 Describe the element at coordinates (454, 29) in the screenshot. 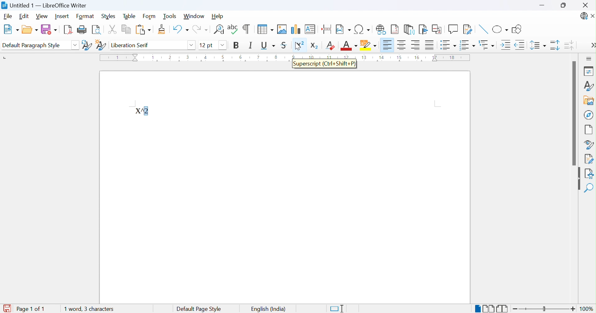

I see `Insert comment` at that location.